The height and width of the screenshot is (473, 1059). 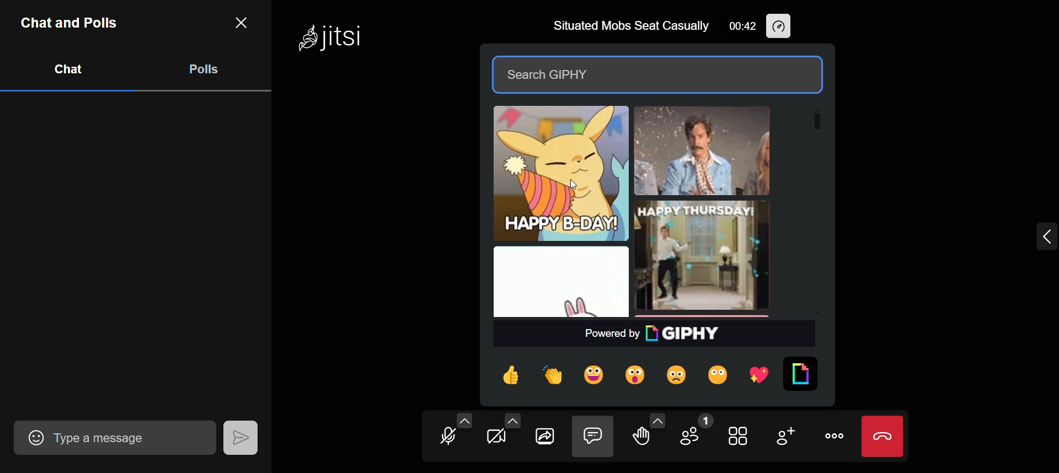 I want to click on invite people, so click(x=783, y=433).